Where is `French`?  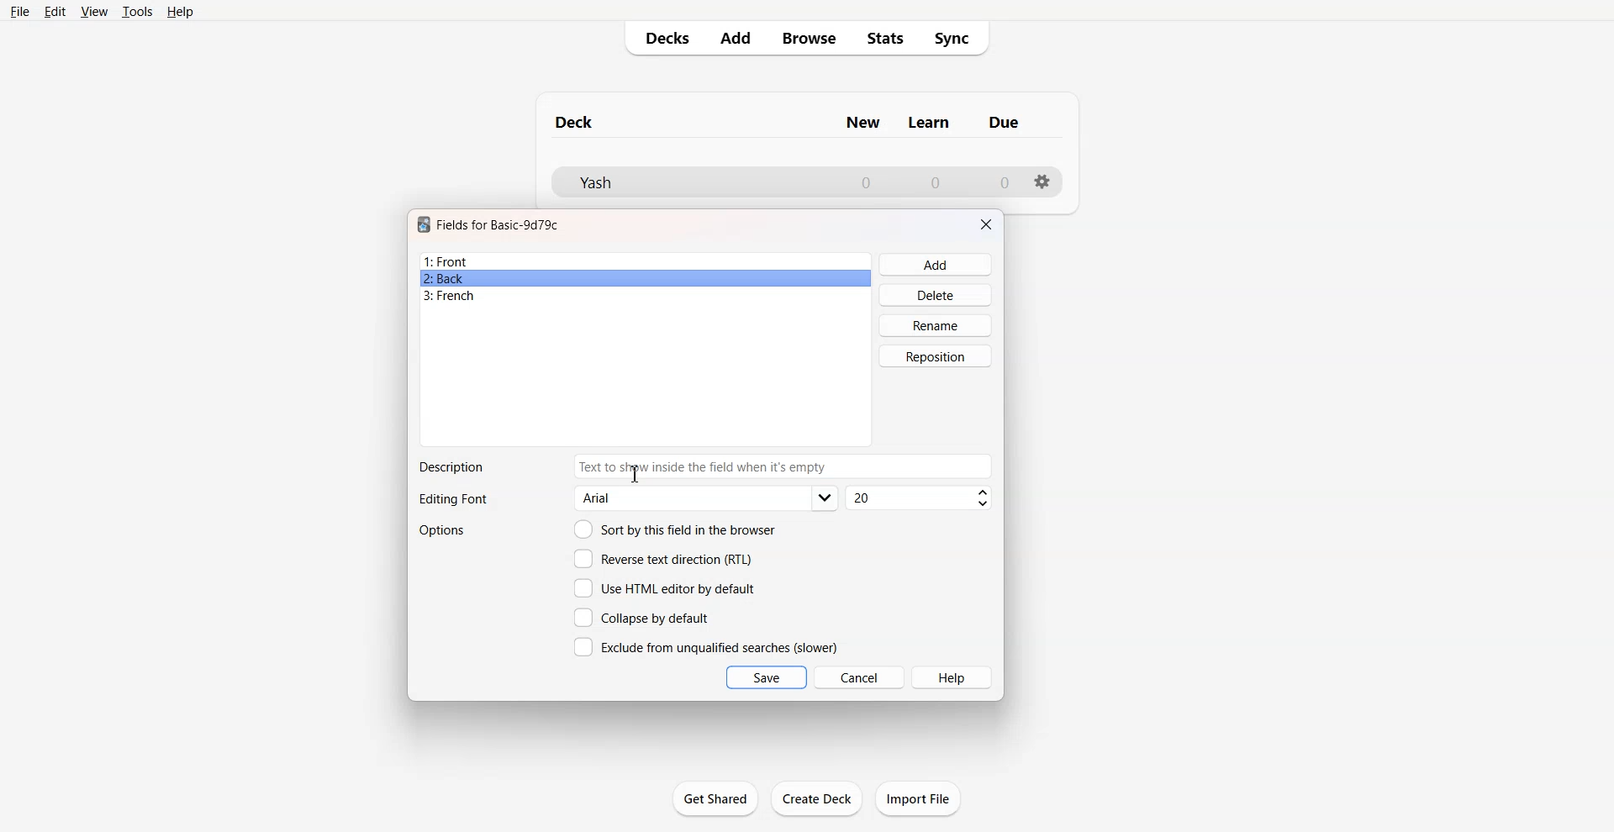 French is located at coordinates (646, 296).